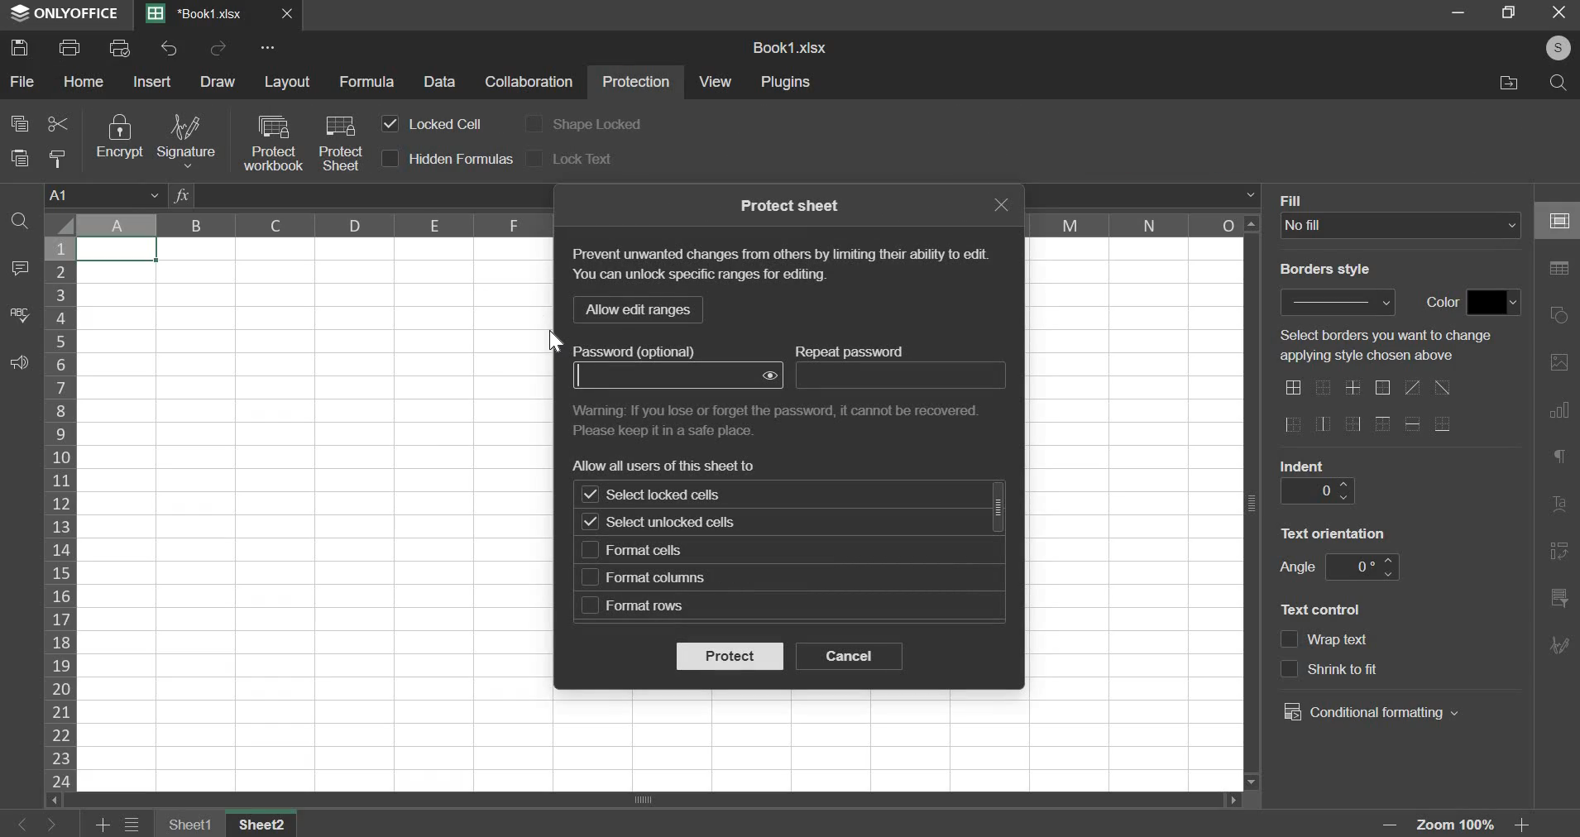 Image resolution: width=1580 pixels, height=837 pixels. I want to click on fx, so click(181, 195).